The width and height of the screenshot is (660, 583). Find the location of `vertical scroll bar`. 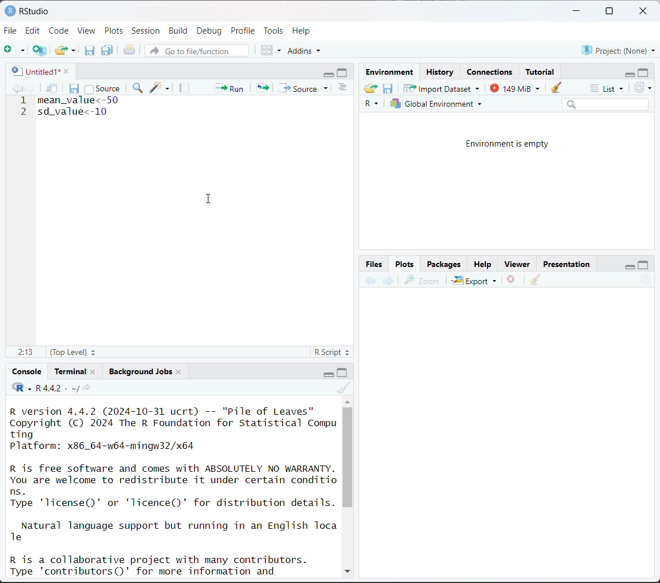

vertical scroll bar is located at coordinates (348, 457).